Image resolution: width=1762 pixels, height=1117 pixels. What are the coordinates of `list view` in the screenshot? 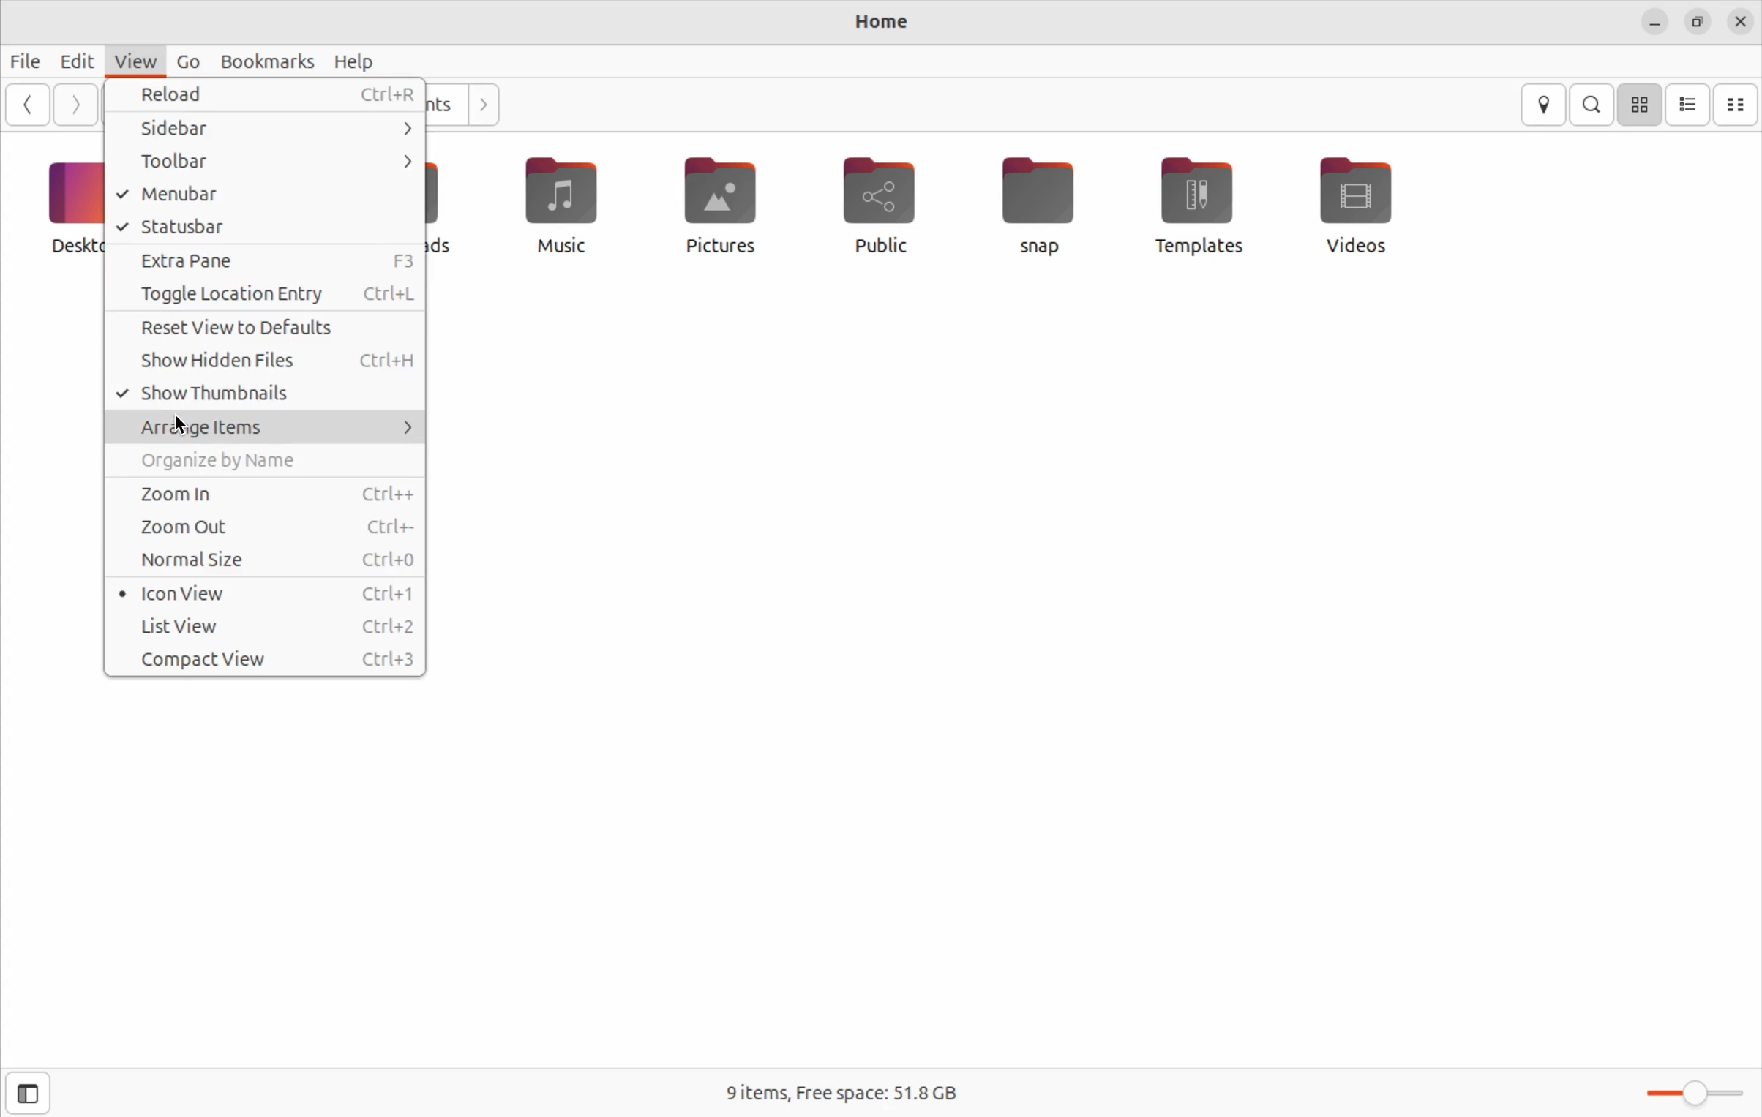 It's located at (268, 628).